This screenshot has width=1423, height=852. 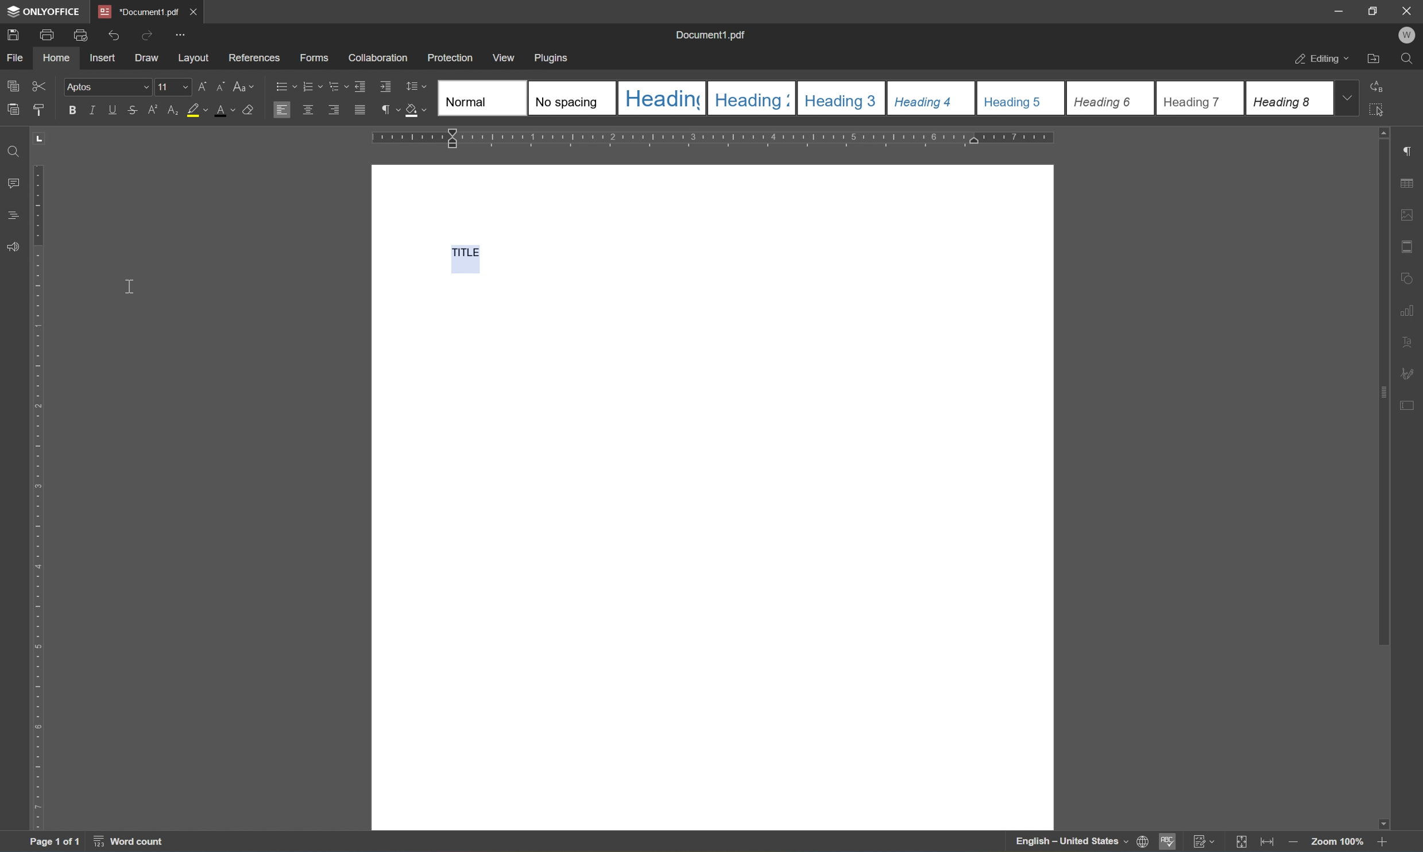 What do you see at coordinates (40, 142) in the screenshot?
I see `TAB STOP` at bounding box center [40, 142].